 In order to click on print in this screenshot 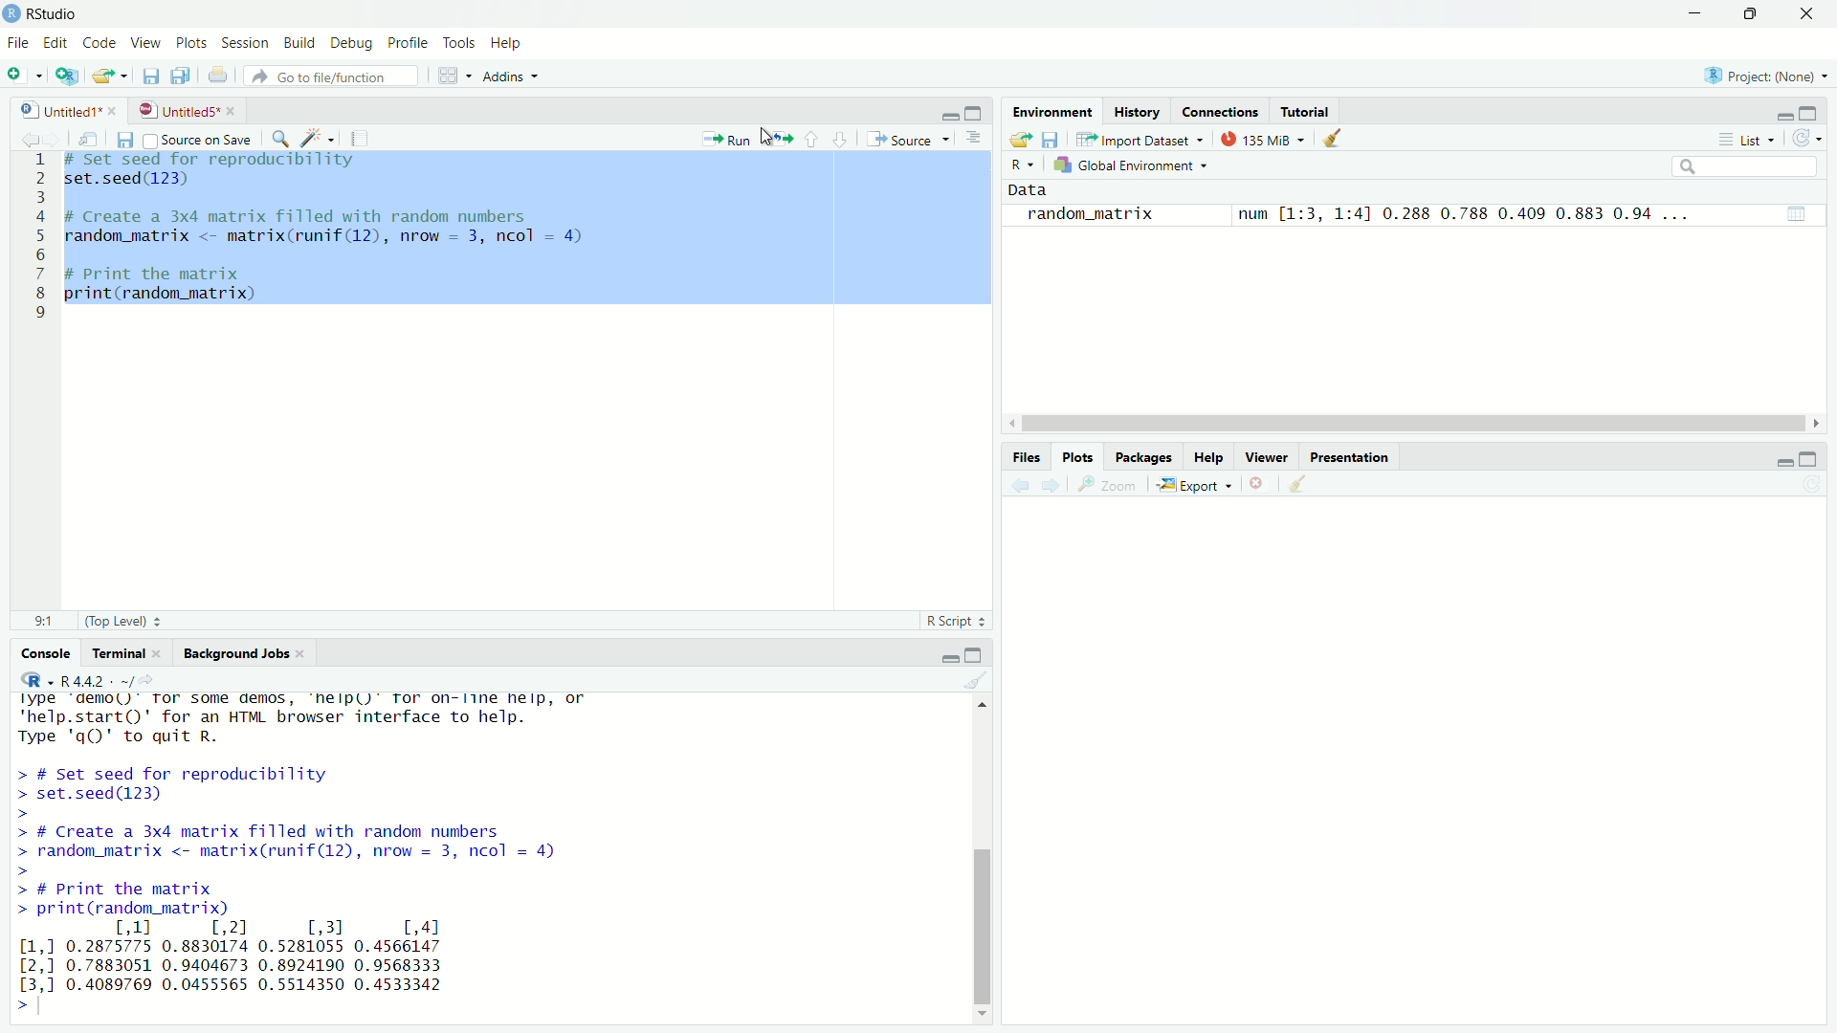, I will do `click(218, 75)`.